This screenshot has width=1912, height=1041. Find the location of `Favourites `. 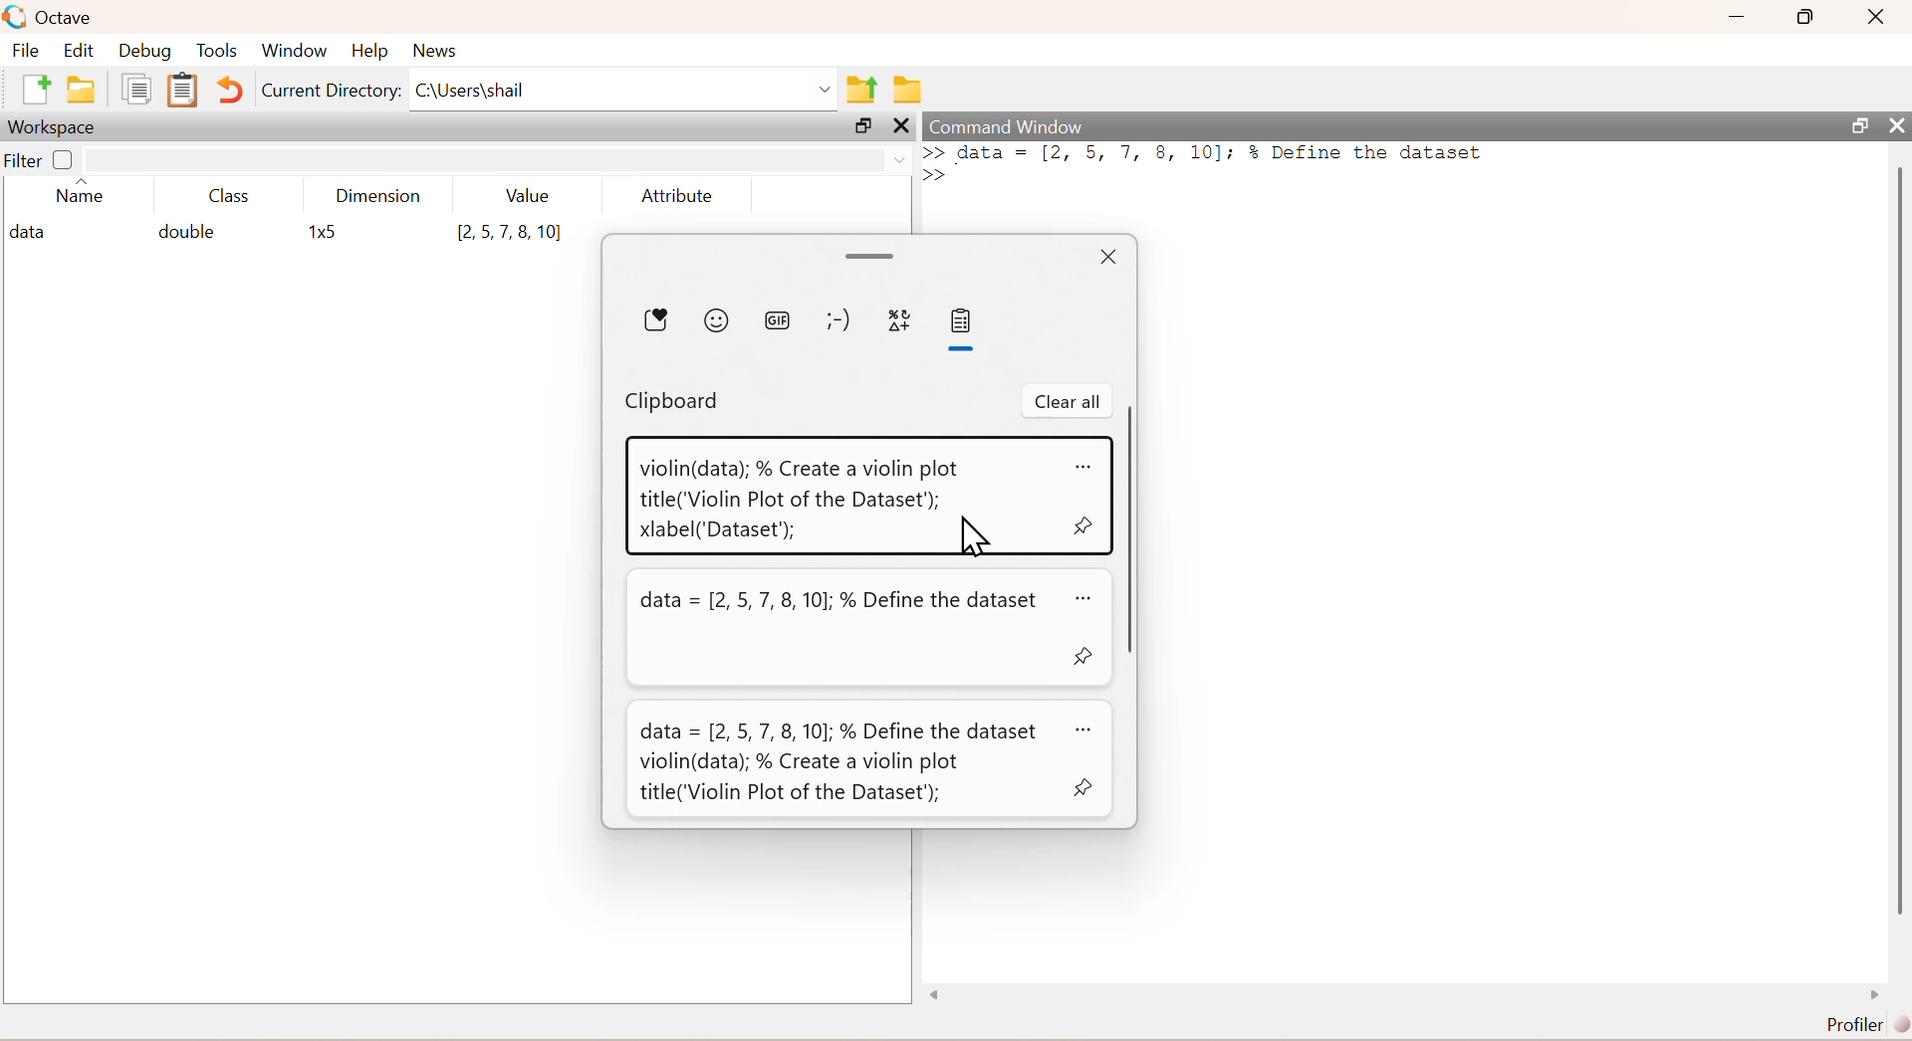

Favourites  is located at coordinates (656, 319).